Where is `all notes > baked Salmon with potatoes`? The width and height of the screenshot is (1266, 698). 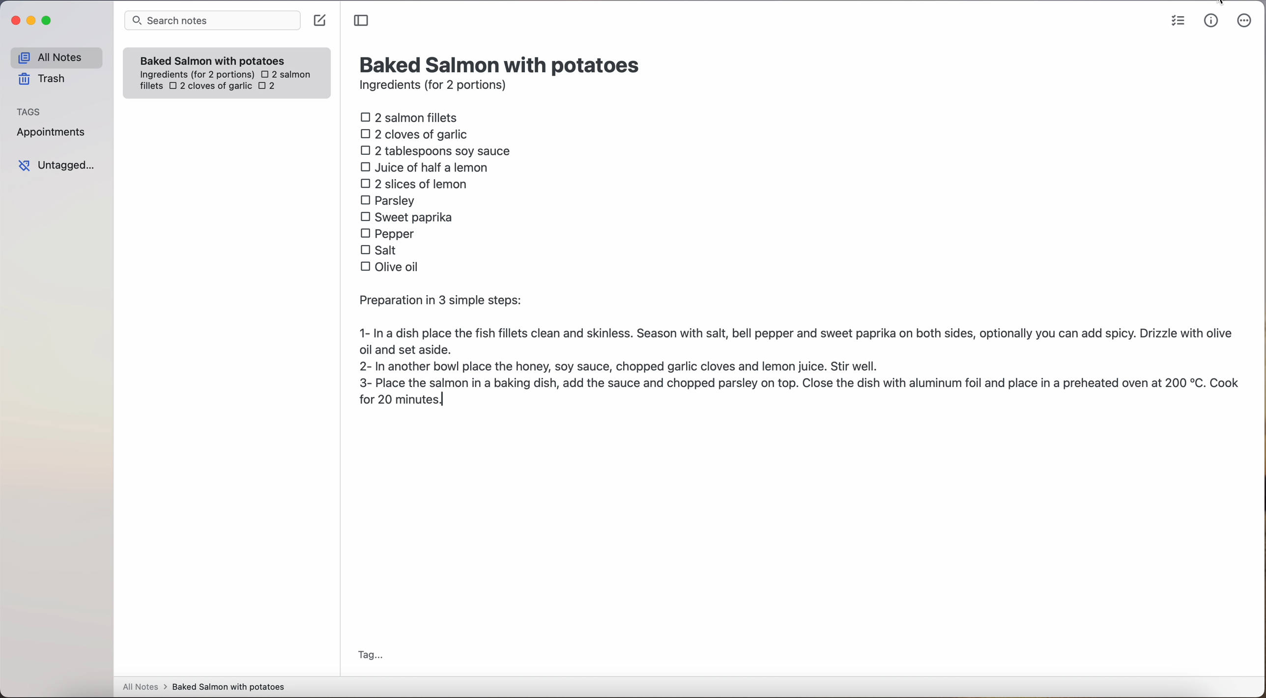 all notes > baked Salmon with potatoes is located at coordinates (204, 686).